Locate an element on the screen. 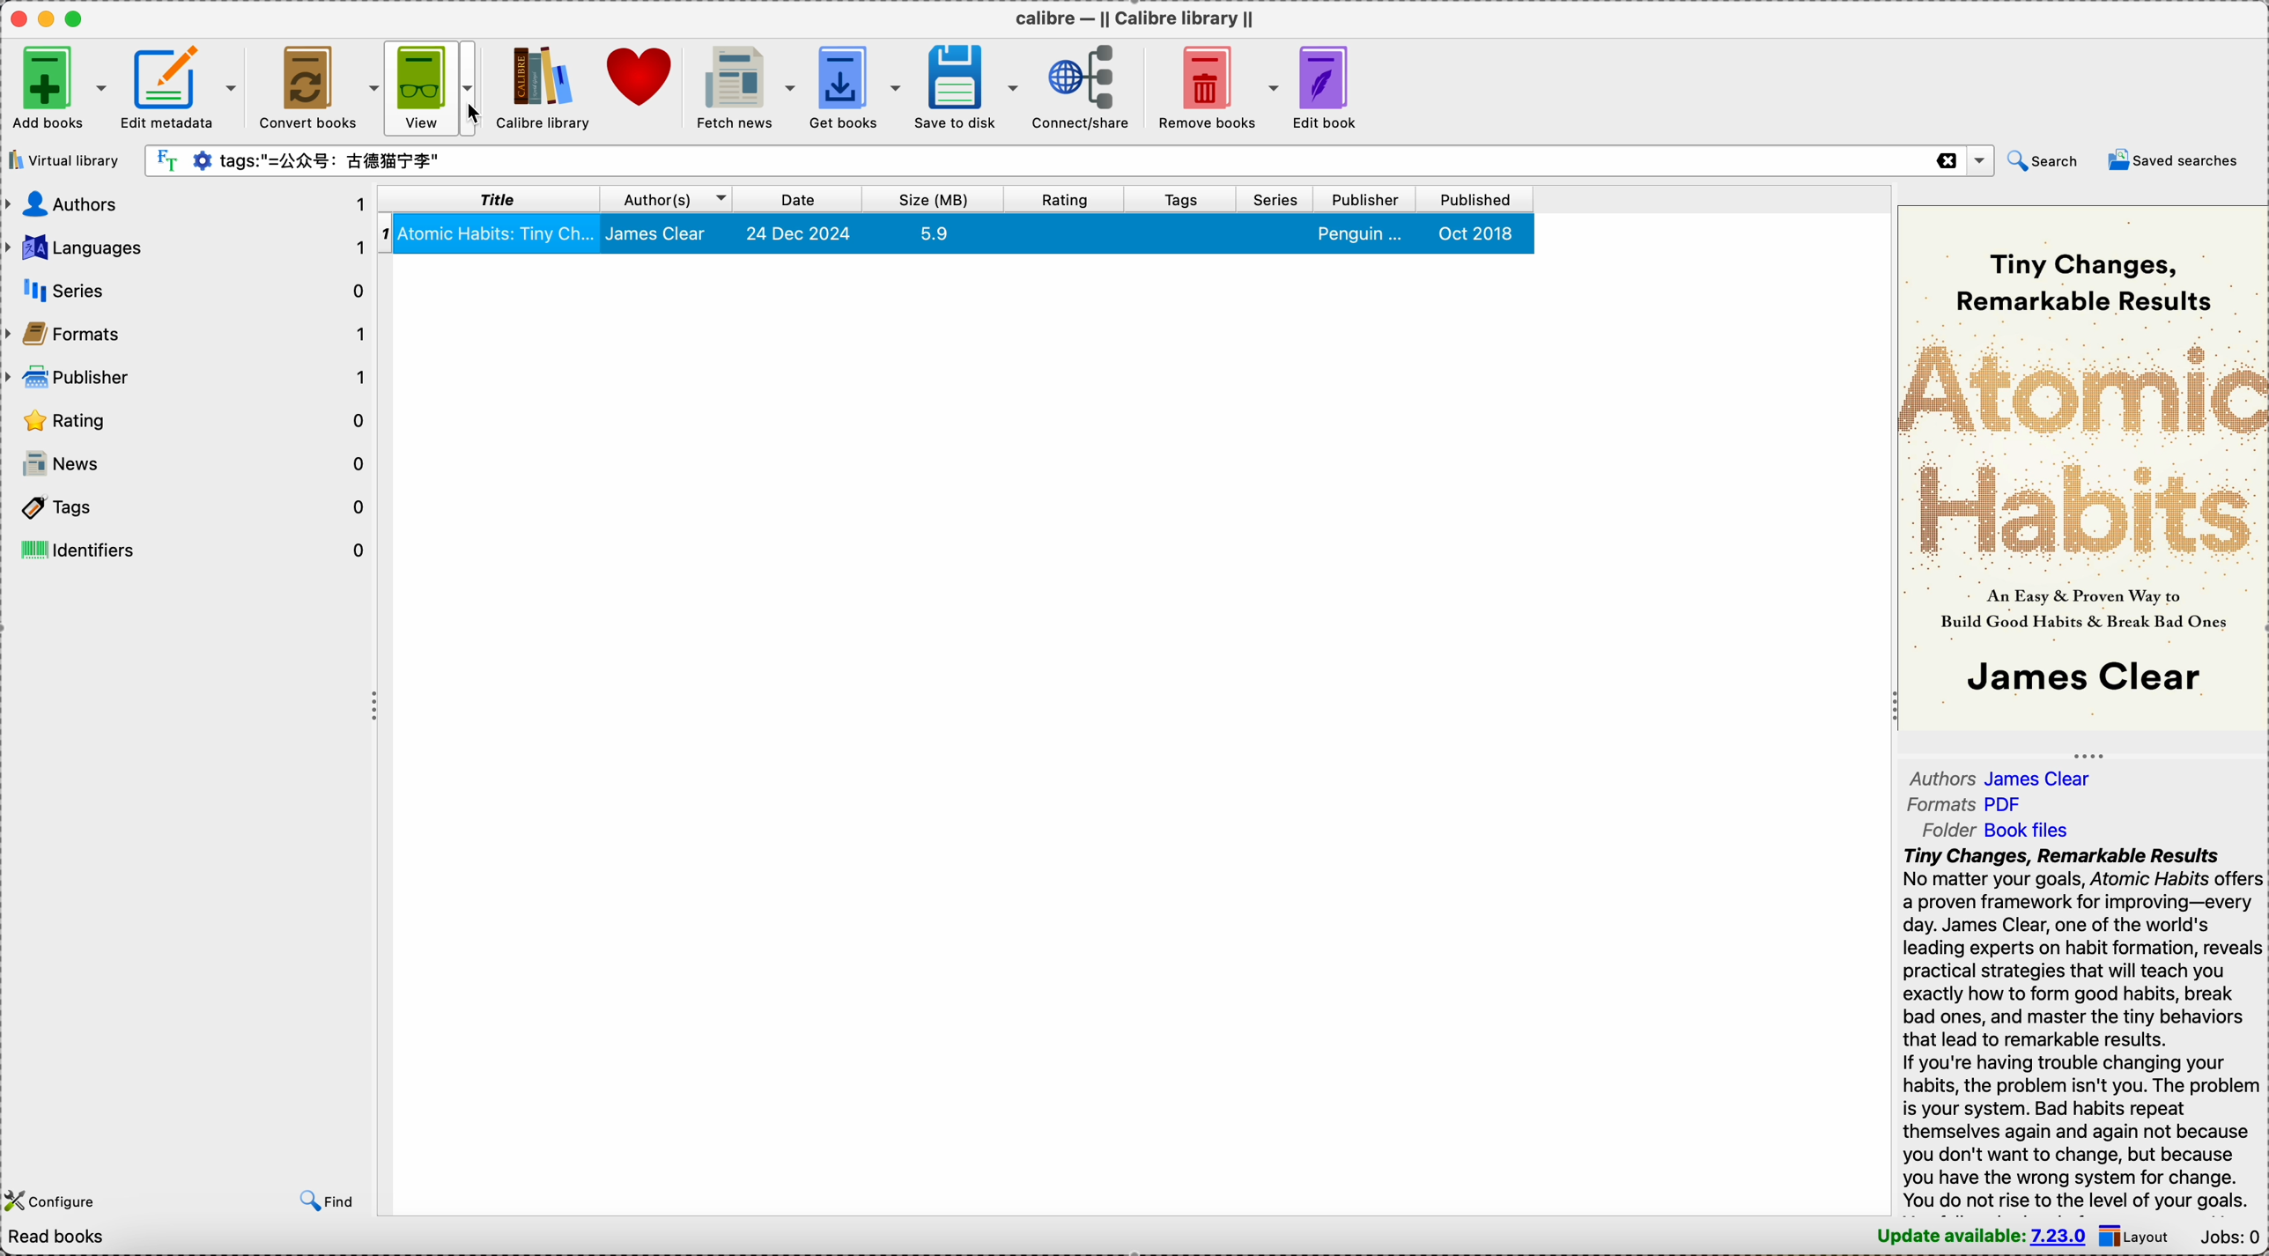 This screenshot has width=2269, height=1256. authors is located at coordinates (2007, 778).